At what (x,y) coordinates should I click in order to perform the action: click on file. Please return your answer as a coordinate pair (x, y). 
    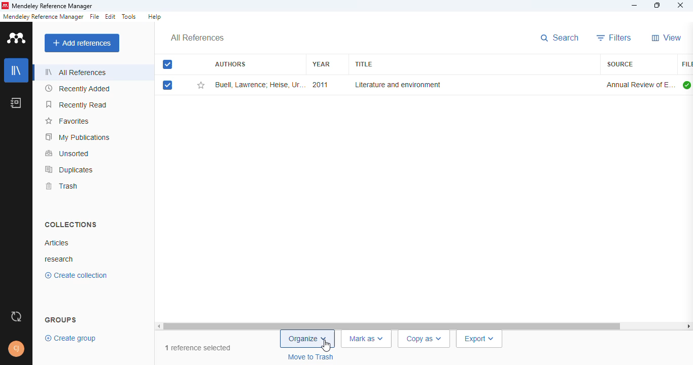
    Looking at the image, I should click on (94, 17).